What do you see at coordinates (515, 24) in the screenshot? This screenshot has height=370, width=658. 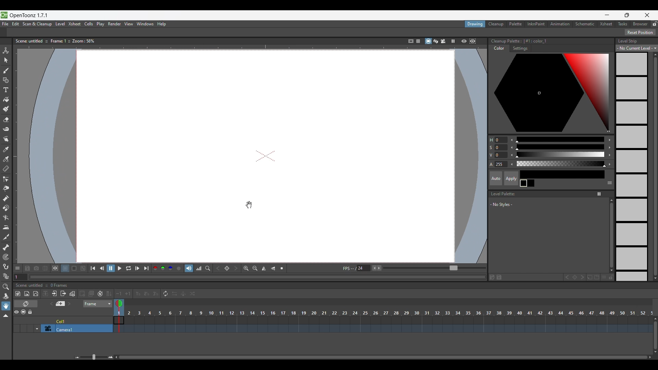 I see `Palette` at bounding box center [515, 24].